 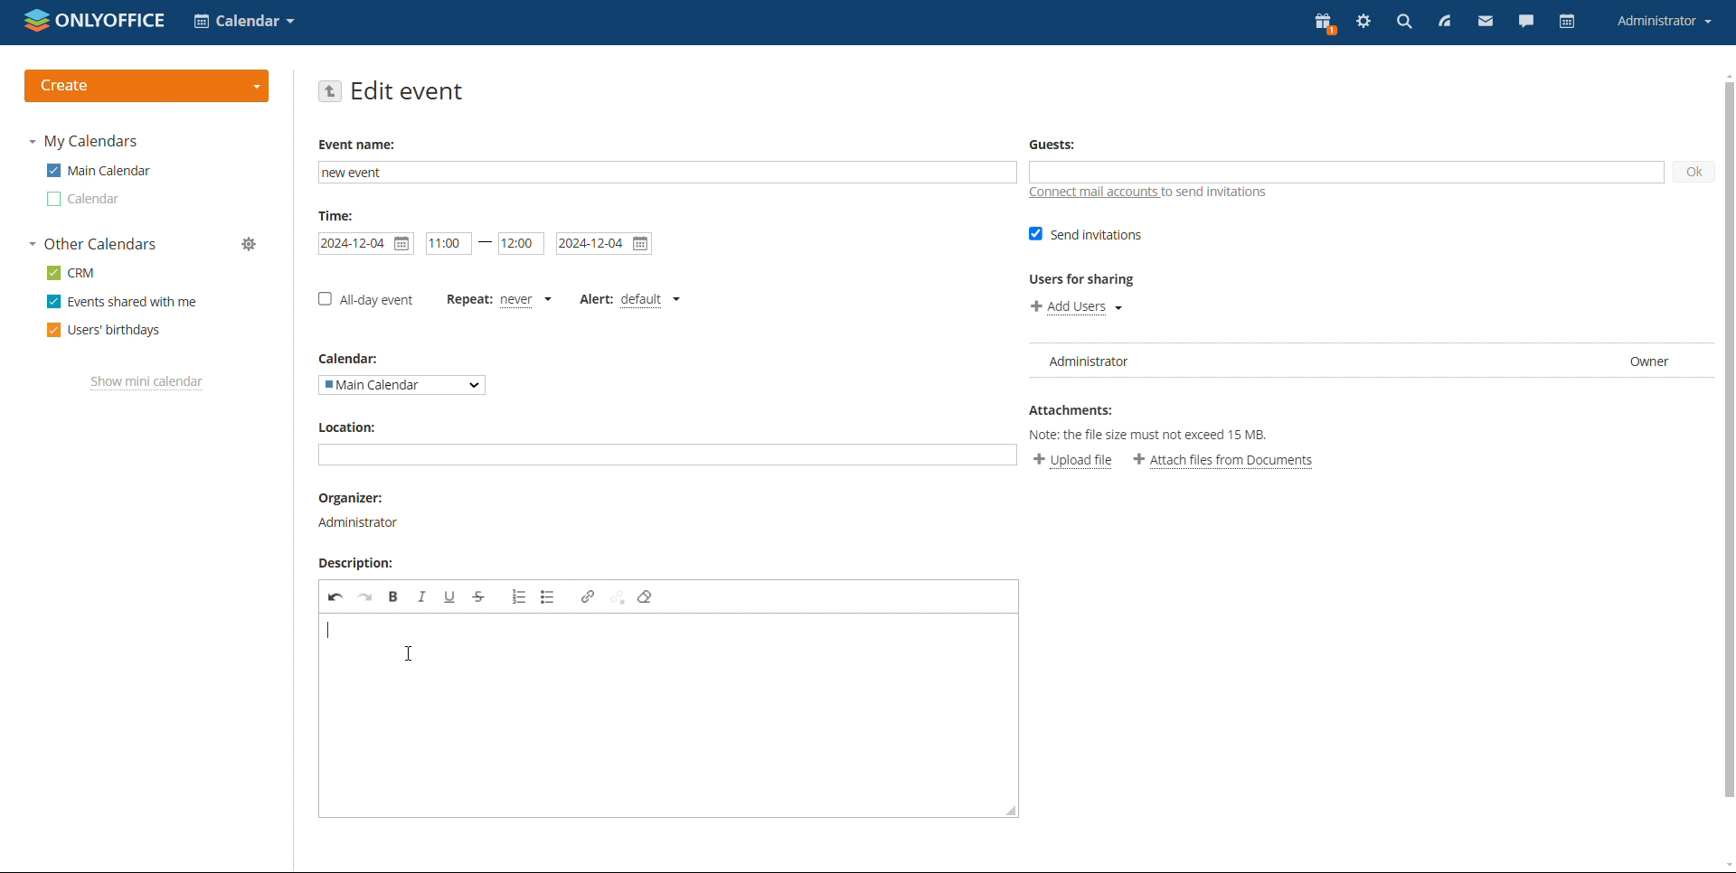 What do you see at coordinates (146, 383) in the screenshot?
I see `show mini calendar` at bounding box center [146, 383].